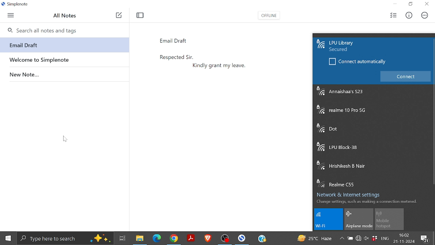 The height and width of the screenshot is (245, 435). Describe the element at coordinates (226, 238) in the screenshot. I see `OBS studio` at that location.